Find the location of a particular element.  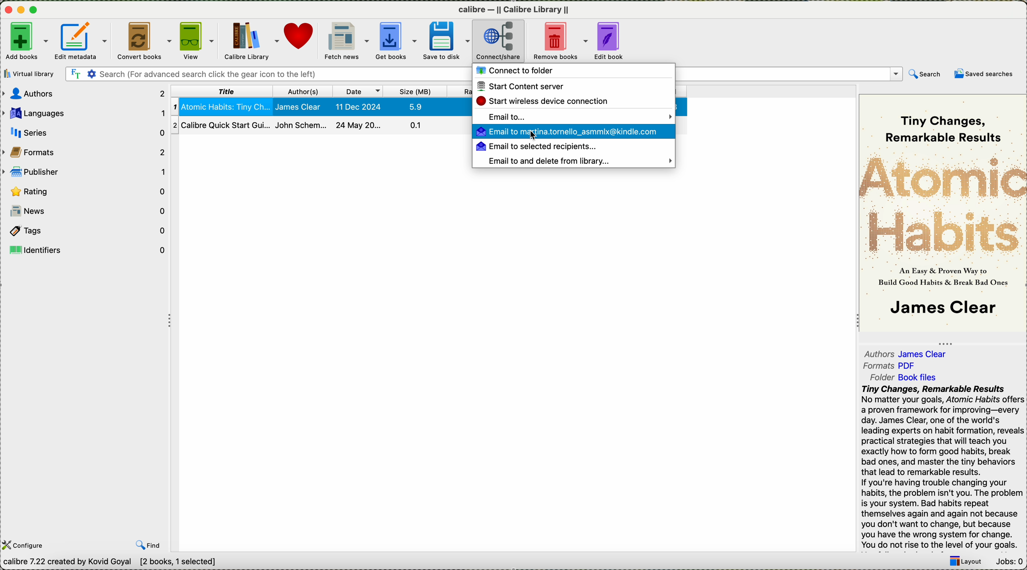

Jobs: 0 is located at coordinates (1010, 562).